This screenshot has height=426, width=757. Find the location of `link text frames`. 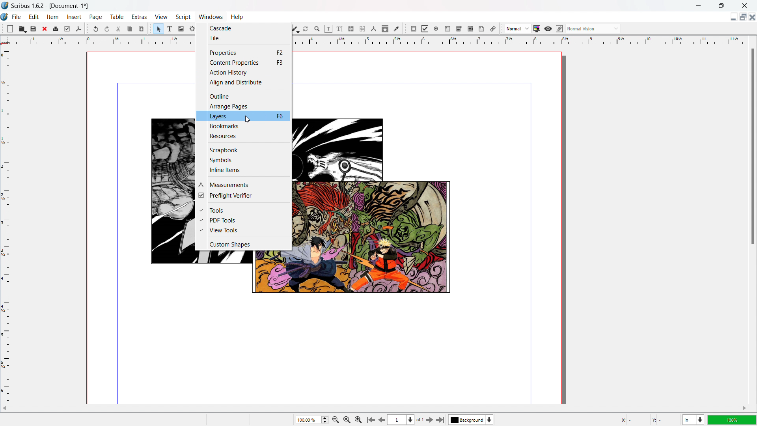

link text frames is located at coordinates (351, 29).